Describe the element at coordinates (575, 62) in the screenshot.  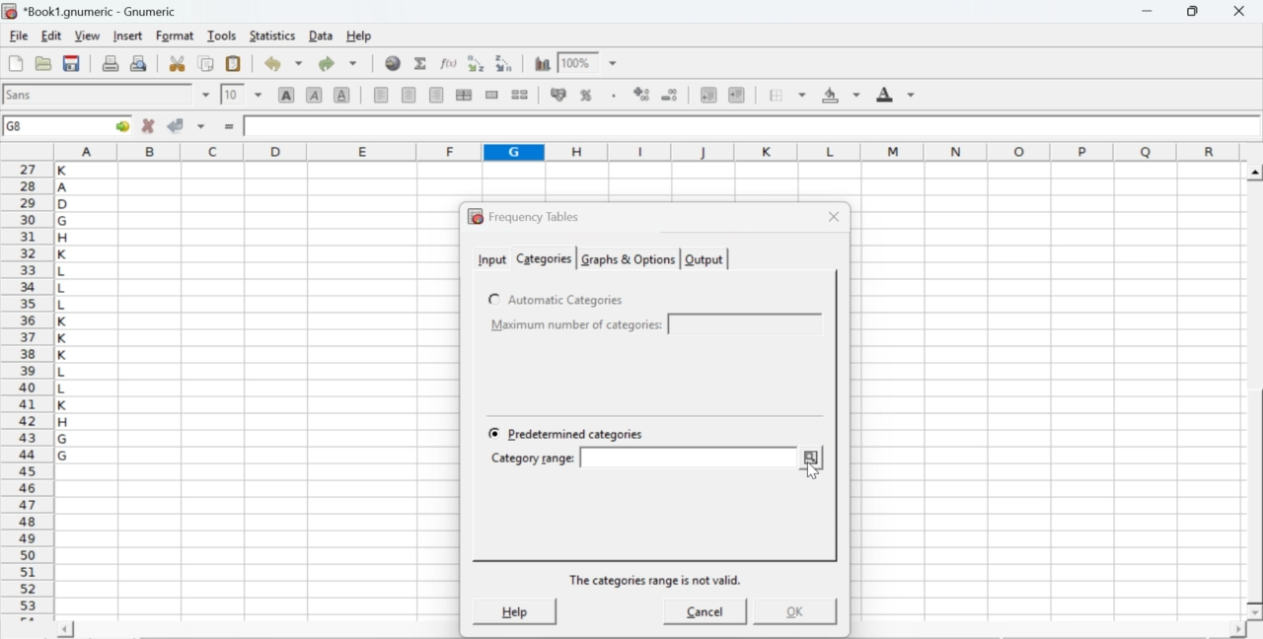
I see `100%` at that location.